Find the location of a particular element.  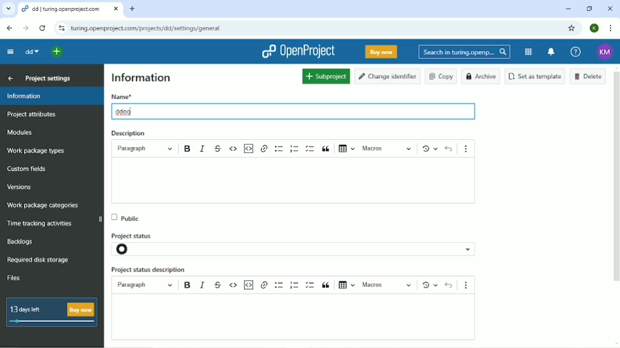

Search tabs is located at coordinates (7, 9).